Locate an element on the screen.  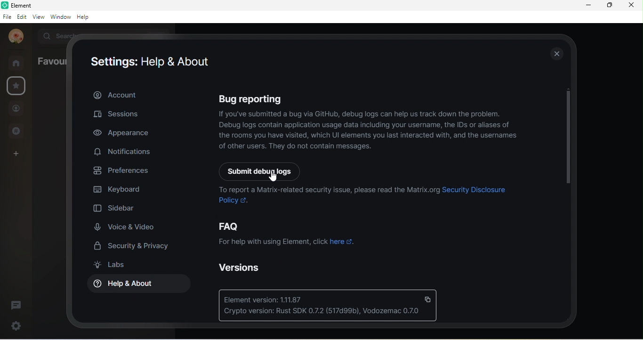
settings: Help & About is located at coordinates (149, 62).